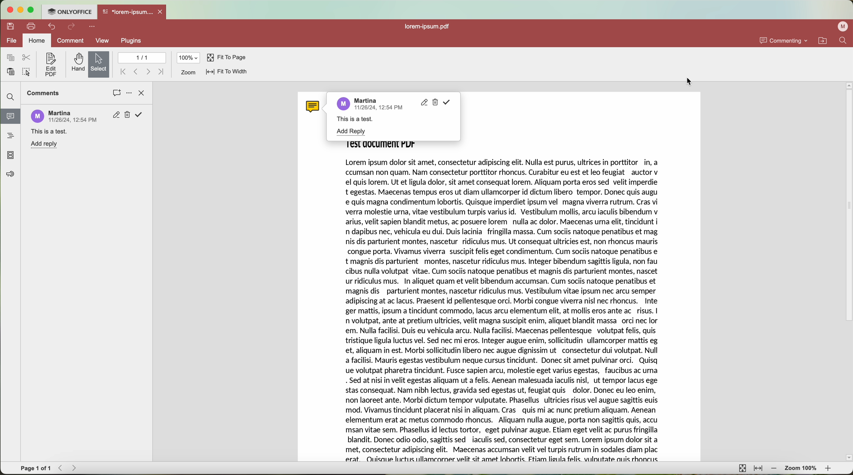  What do you see at coordinates (226, 72) in the screenshot?
I see `fit to width` at bounding box center [226, 72].